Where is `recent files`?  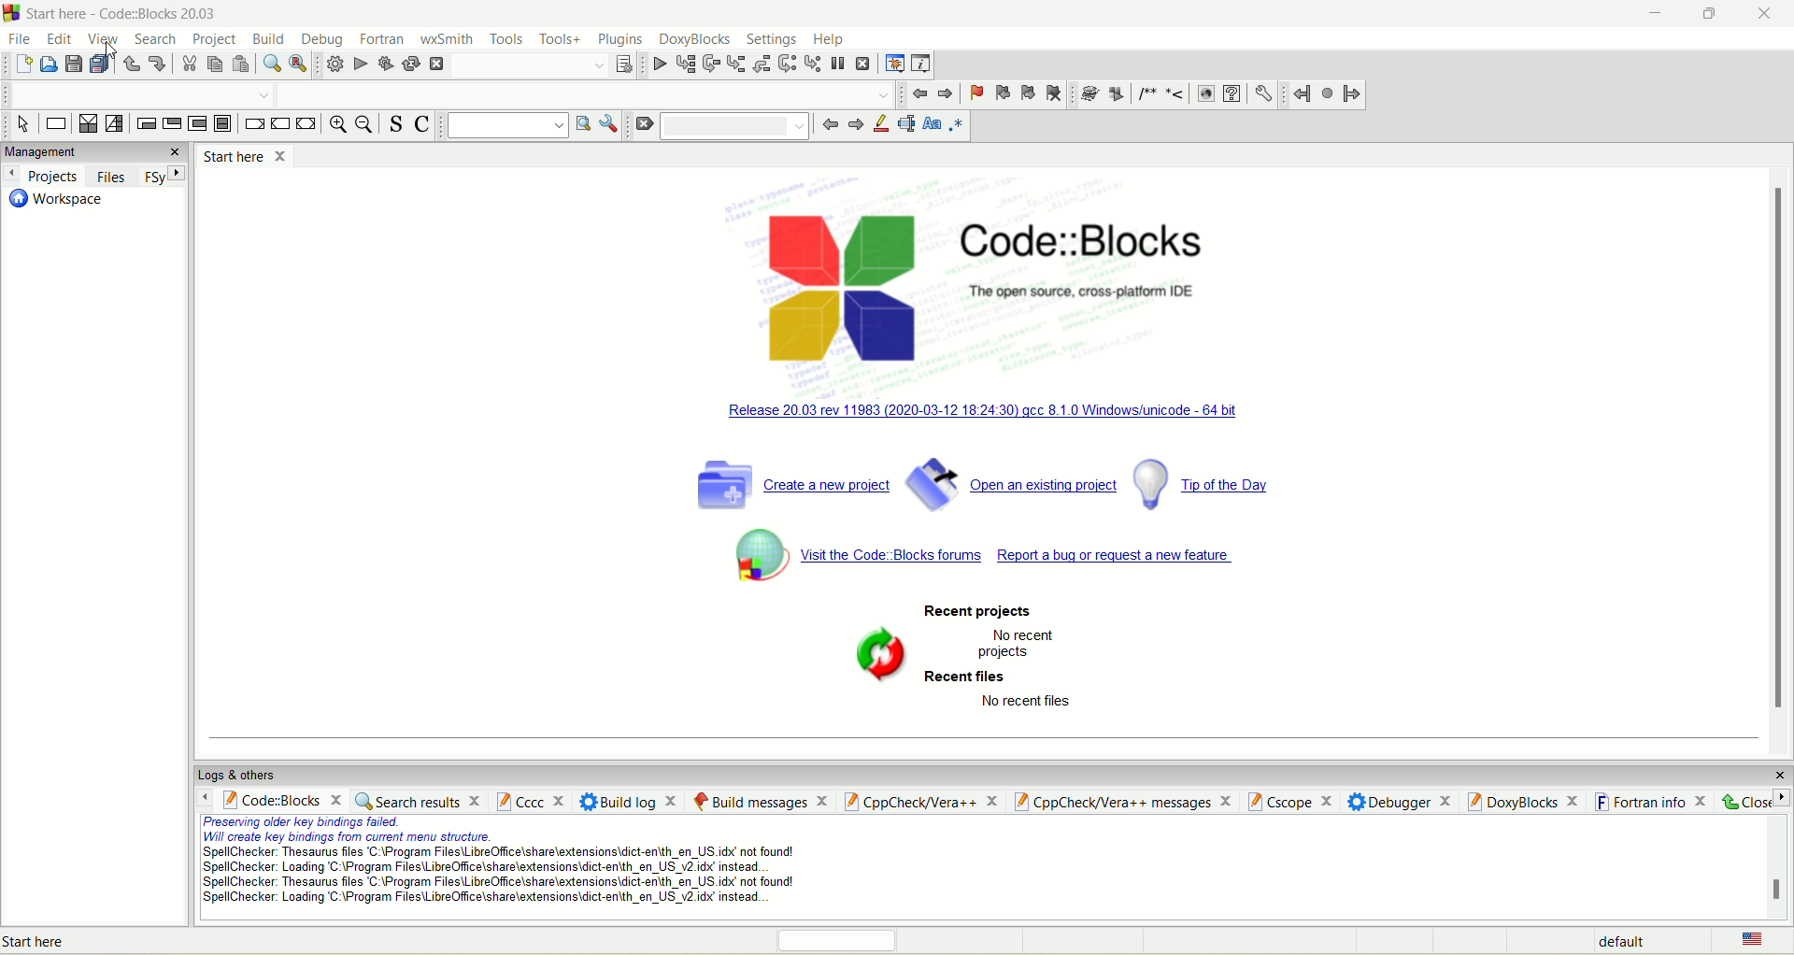 recent files is located at coordinates (970, 677).